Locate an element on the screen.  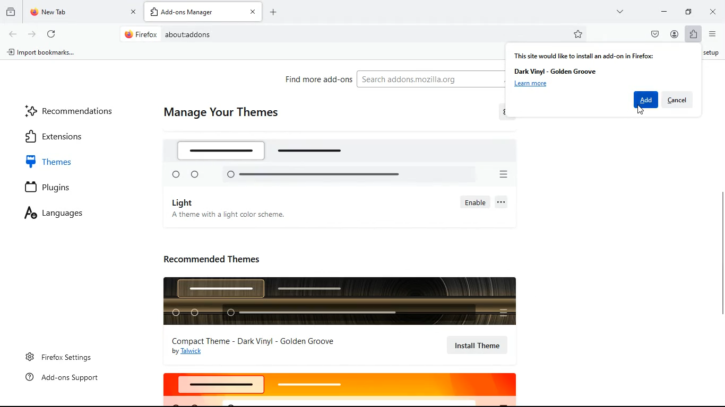
learn more is located at coordinates (531, 84).